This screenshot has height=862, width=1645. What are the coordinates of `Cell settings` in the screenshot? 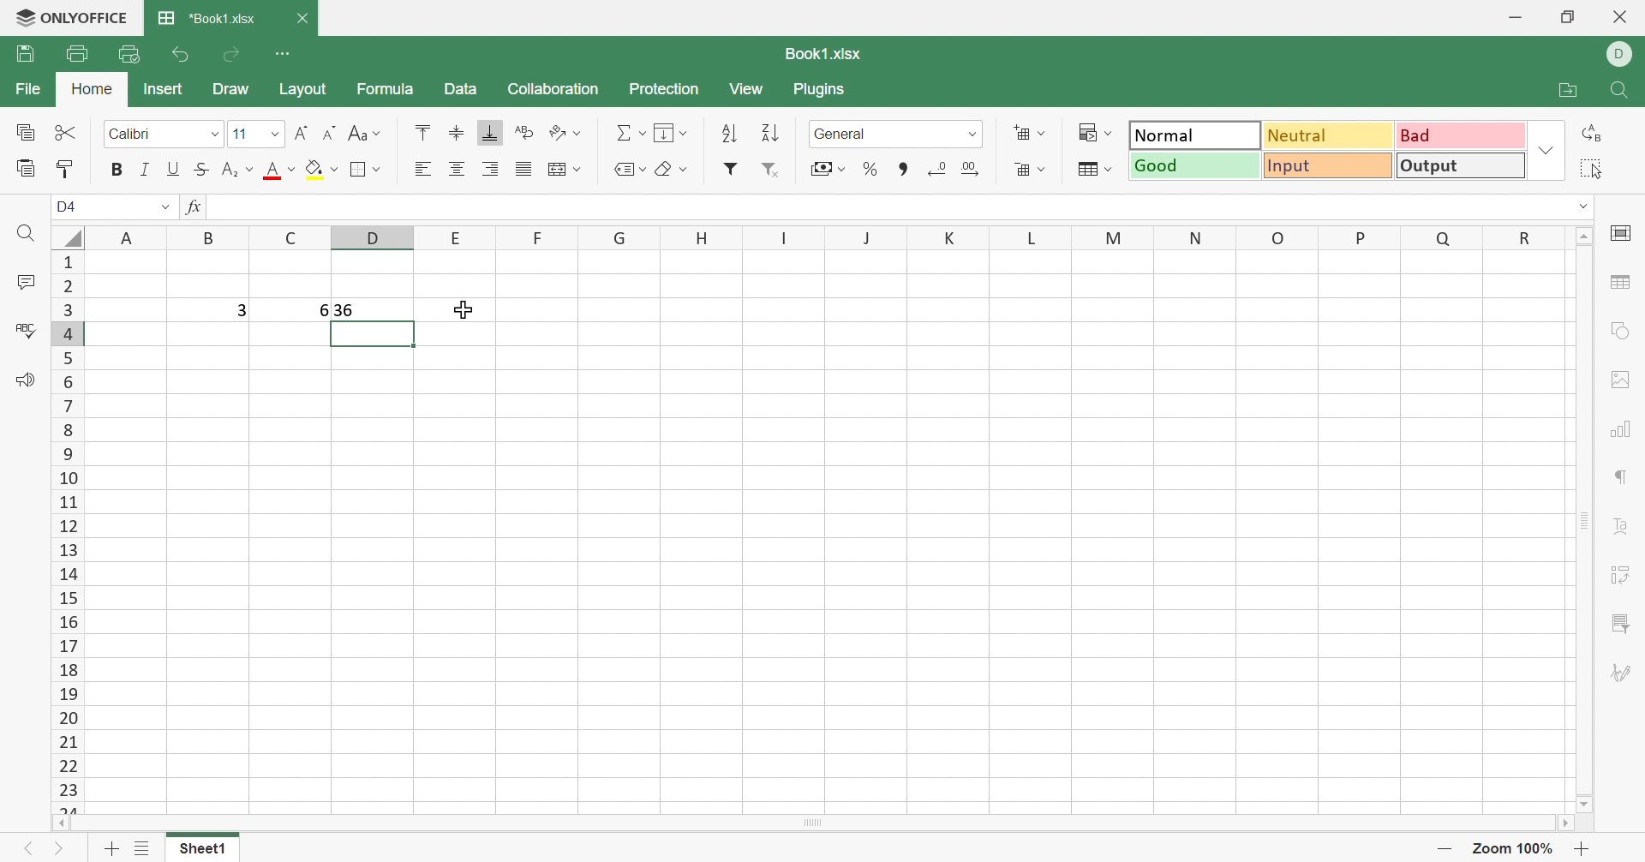 It's located at (1624, 231).